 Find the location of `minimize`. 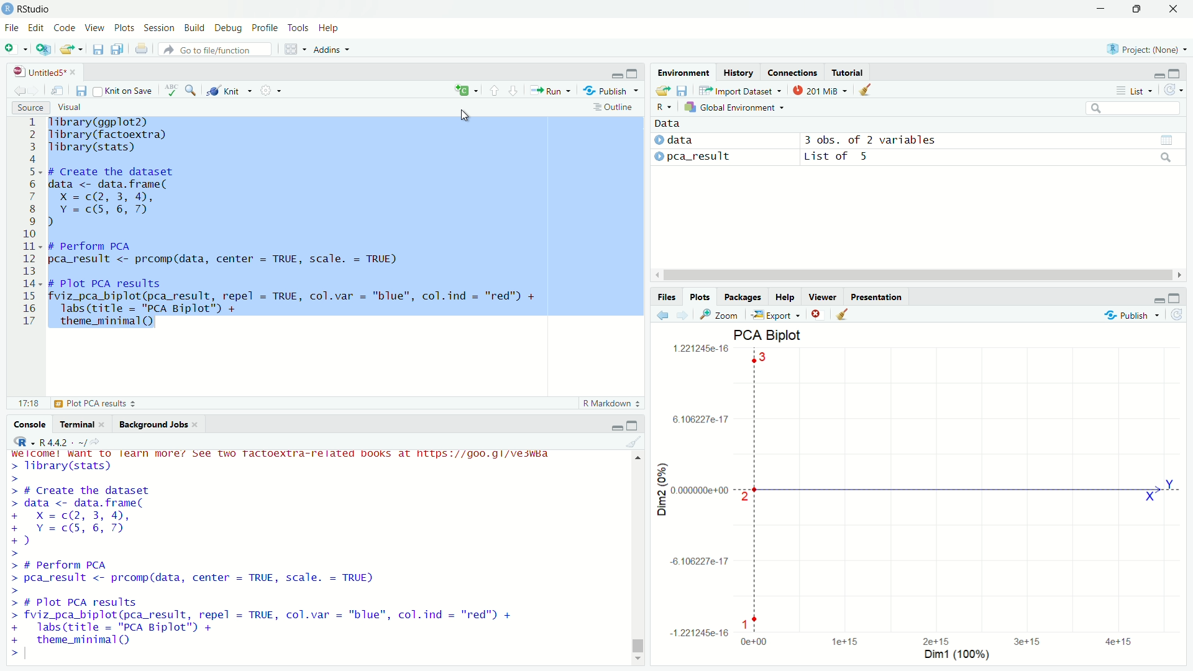

minimize is located at coordinates (1158, 74).